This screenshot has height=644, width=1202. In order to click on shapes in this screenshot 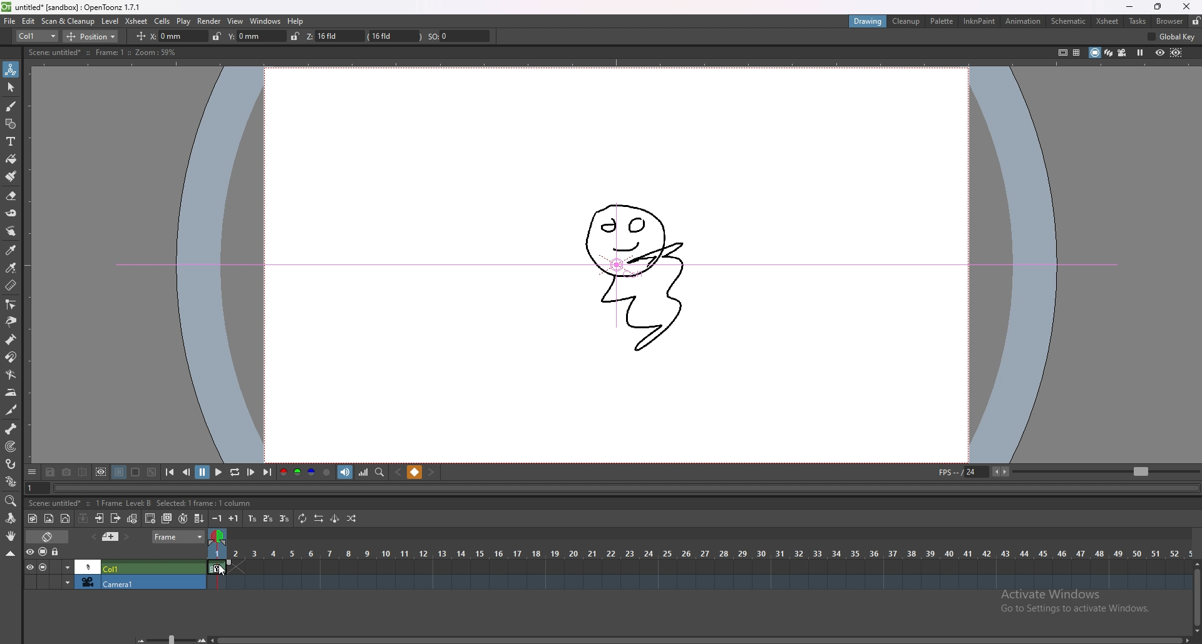, I will do `click(11, 124)`.